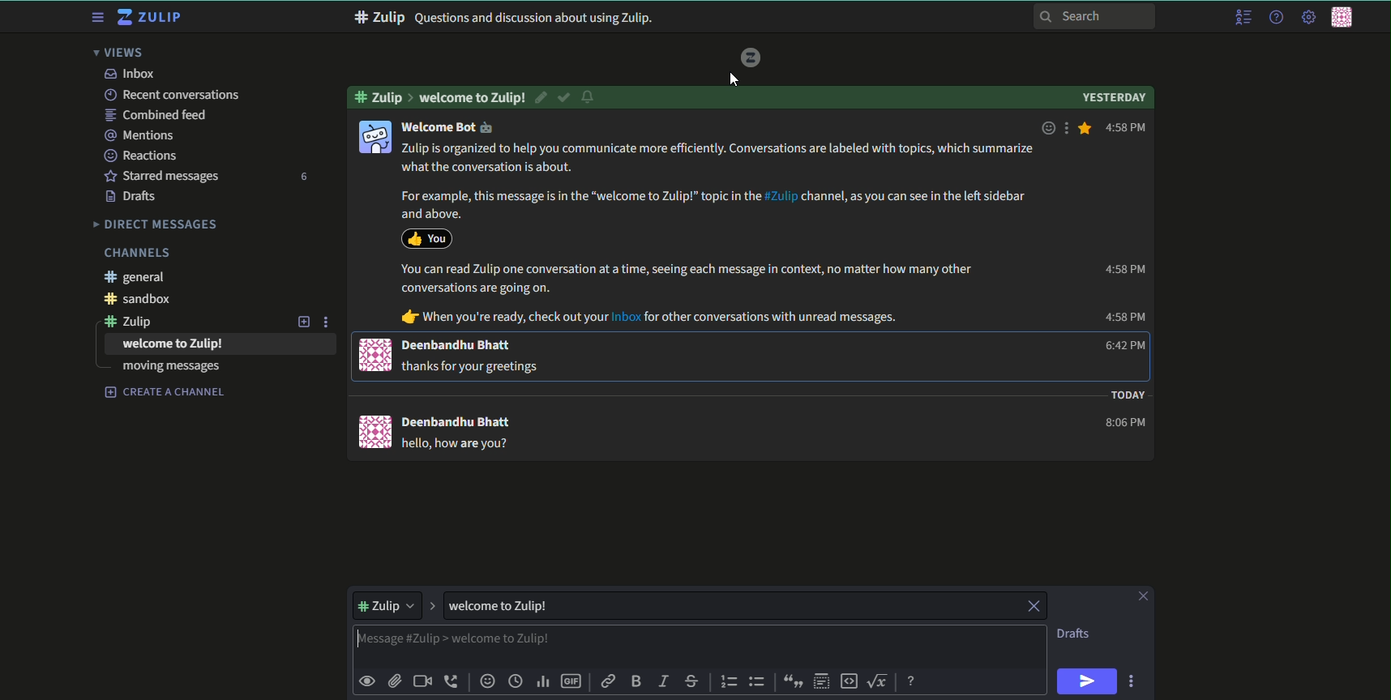  What do you see at coordinates (542, 97) in the screenshot?
I see `edit` at bounding box center [542, 97].